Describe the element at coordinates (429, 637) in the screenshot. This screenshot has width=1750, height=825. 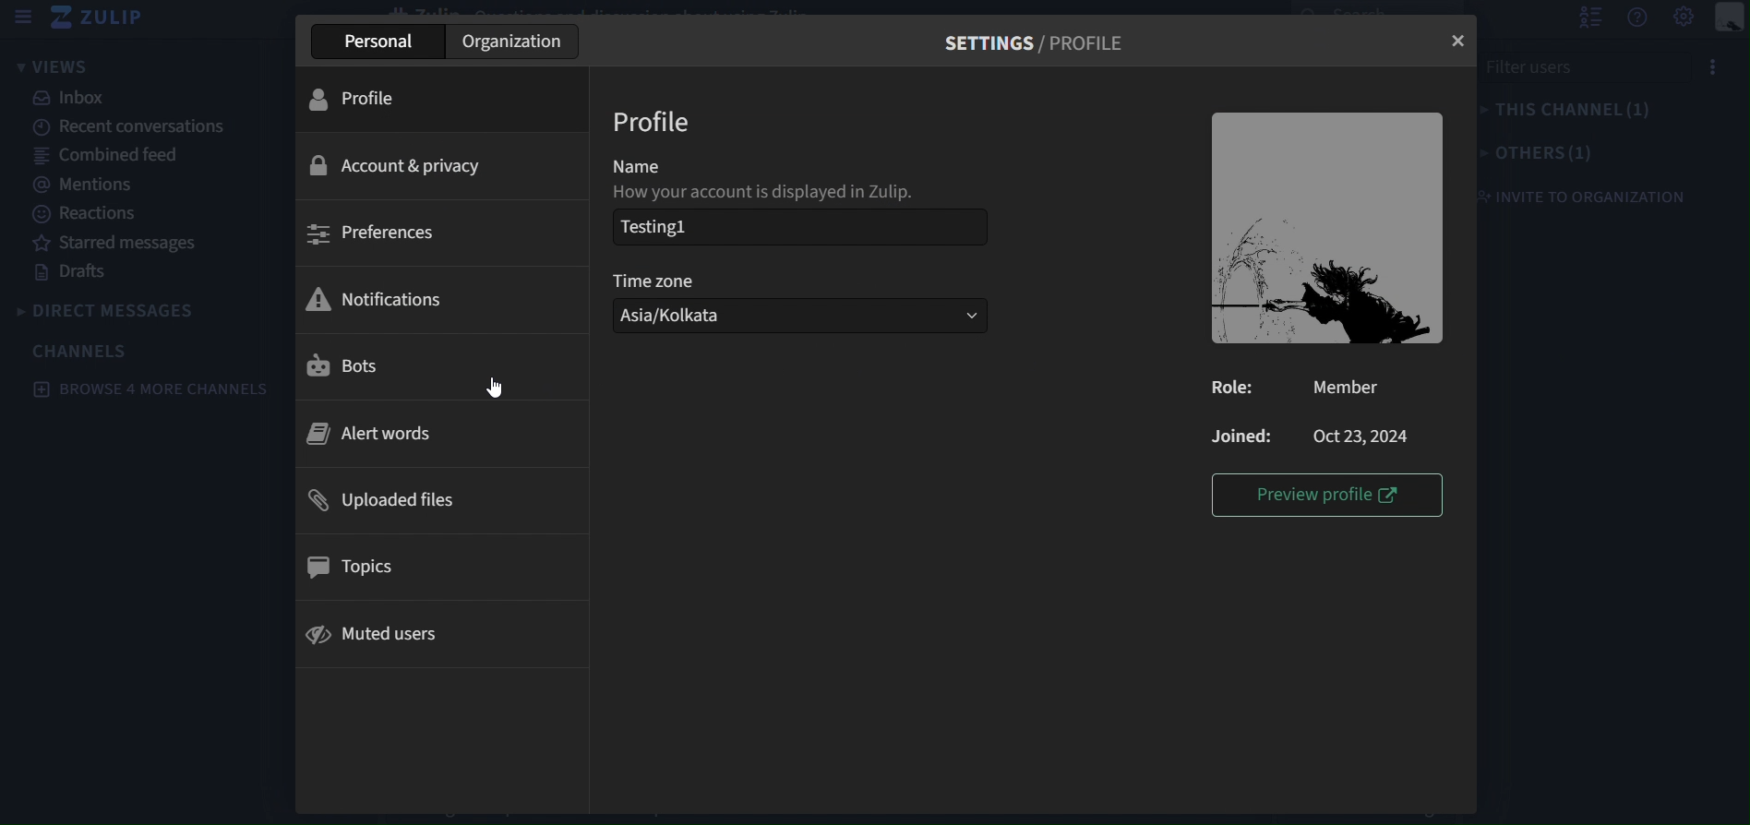
I see `muted users` at that location.